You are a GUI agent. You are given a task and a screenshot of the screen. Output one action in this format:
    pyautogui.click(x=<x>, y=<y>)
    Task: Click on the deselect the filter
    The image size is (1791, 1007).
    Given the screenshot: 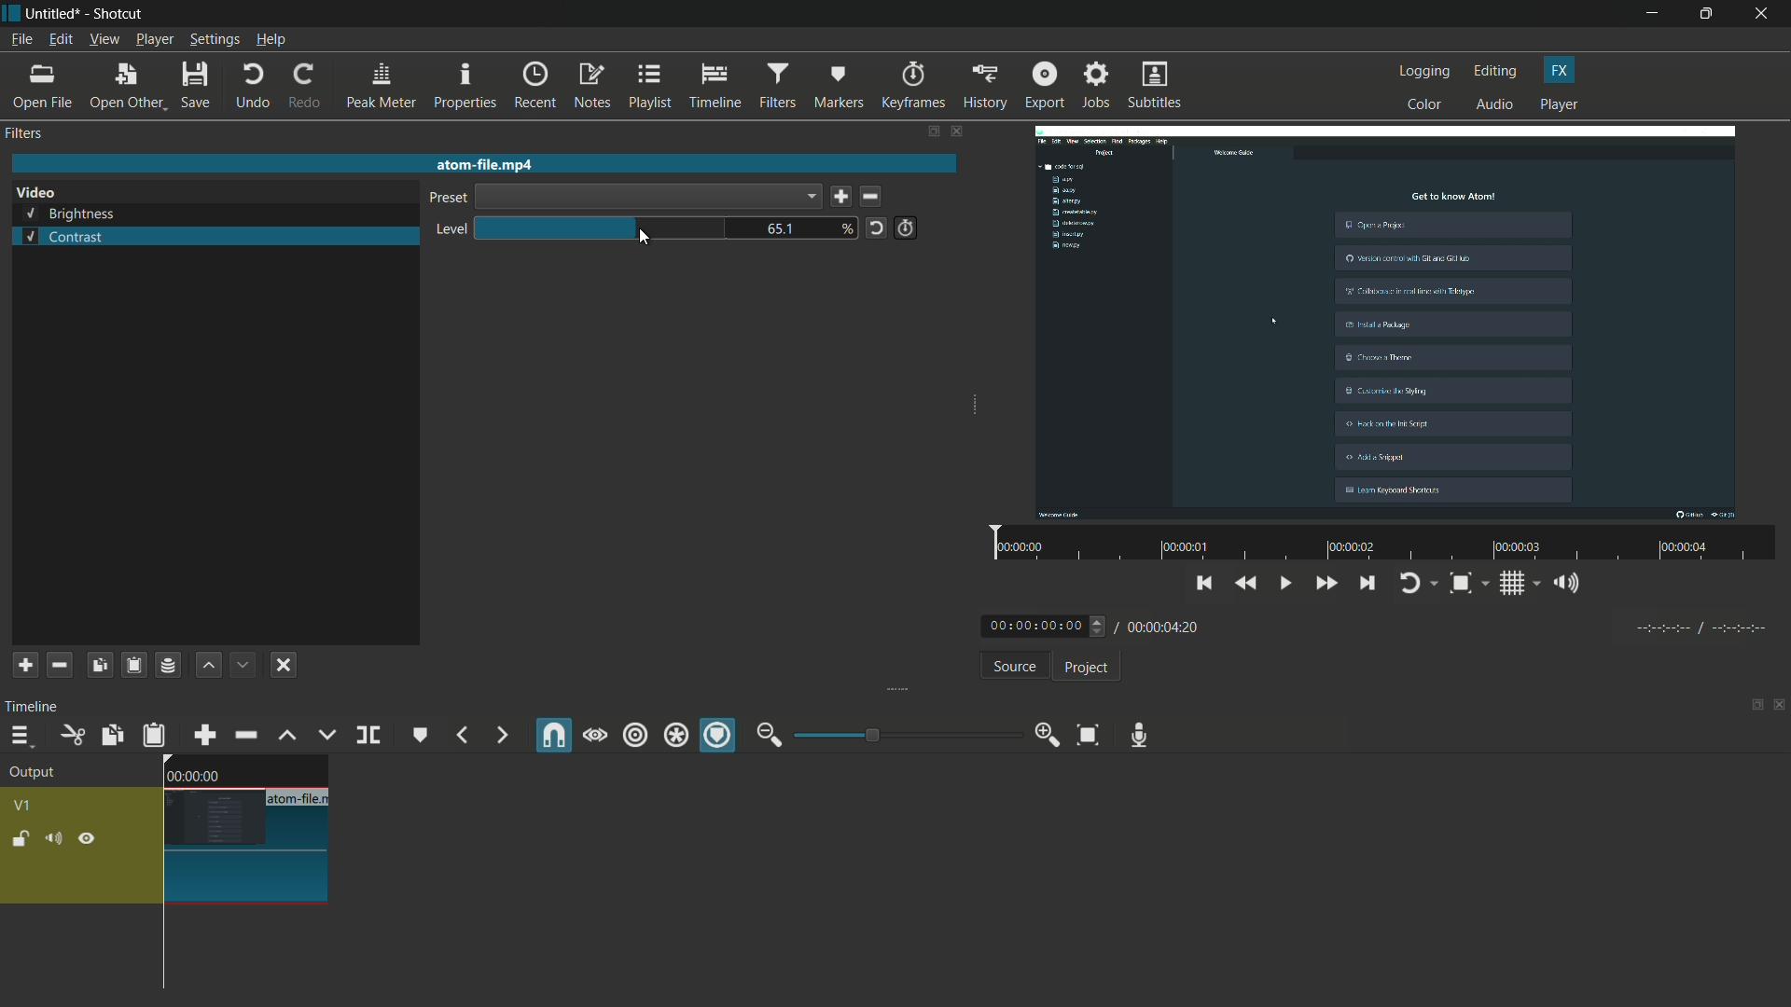 What is the action you would take?
    pyautogui.click(x=284, y=665)
    